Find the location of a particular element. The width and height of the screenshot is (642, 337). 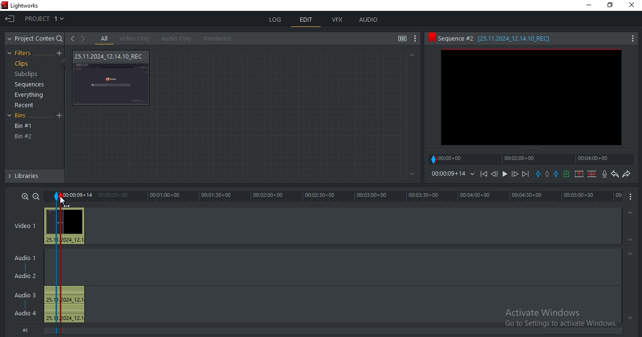

video 1 is located at coordinates (25, 225).